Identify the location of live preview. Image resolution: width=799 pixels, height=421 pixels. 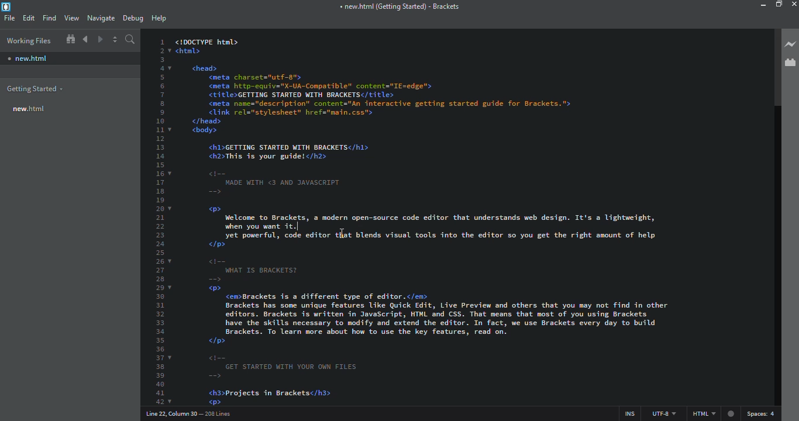
(791, 43).